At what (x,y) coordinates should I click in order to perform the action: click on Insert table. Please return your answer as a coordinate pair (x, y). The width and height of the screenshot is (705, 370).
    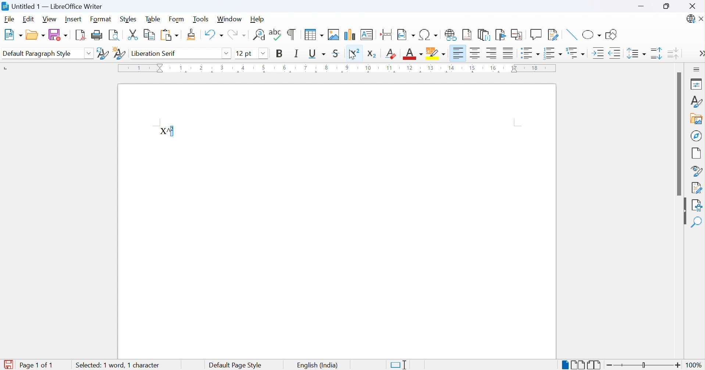
    Looking at the image, I should click on (315, 34).